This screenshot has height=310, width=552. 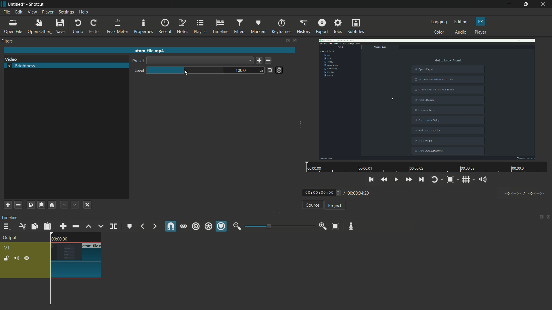 I want to click on file menu, so click(x=6, y=12).